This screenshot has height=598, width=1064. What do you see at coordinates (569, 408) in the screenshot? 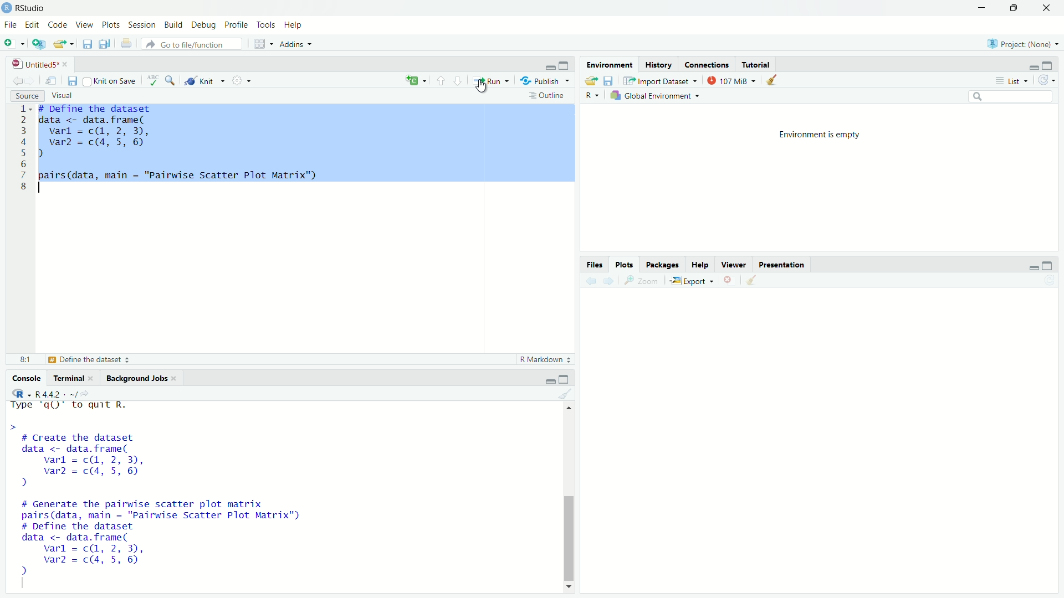
I see `Up` at bounding box center [569, 408].